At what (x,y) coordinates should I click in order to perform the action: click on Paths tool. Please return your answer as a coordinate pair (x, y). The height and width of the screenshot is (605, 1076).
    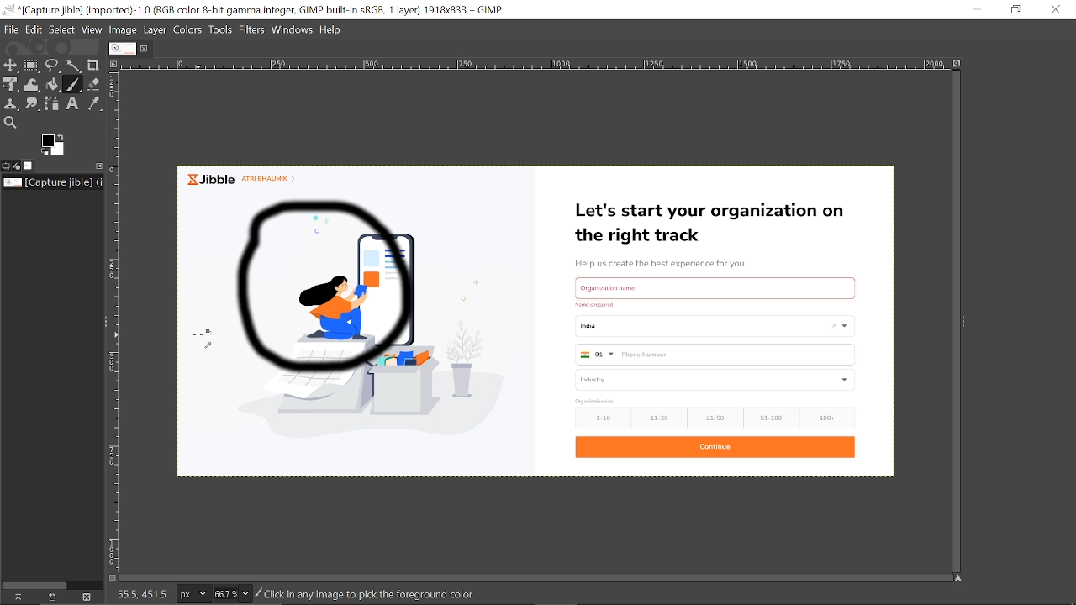
    Looking at the image, I should click on (54, 104).